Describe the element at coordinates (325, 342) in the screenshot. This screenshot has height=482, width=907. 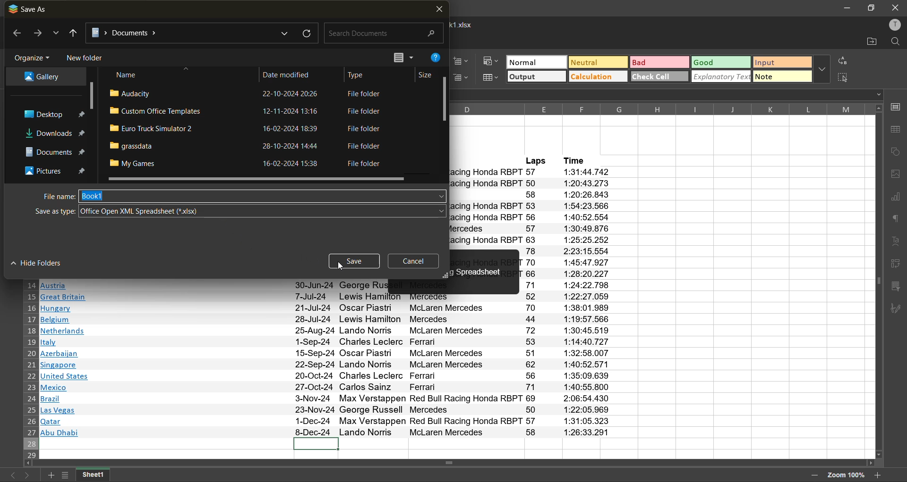
I see `Mitaly 1-Sep-24 Charles Leclerc Ferrari 53 1:14:40.727` at that location.